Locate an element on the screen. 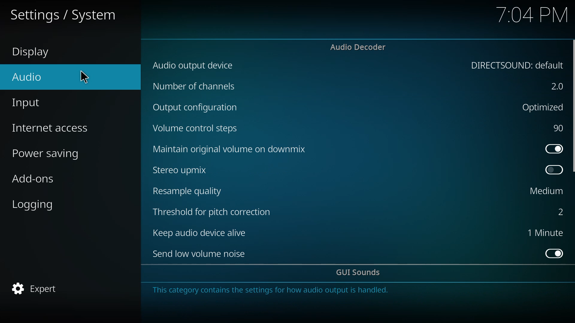 This screenshot has height=323, width=575. scroll bar is located at coordinates (574, 106).